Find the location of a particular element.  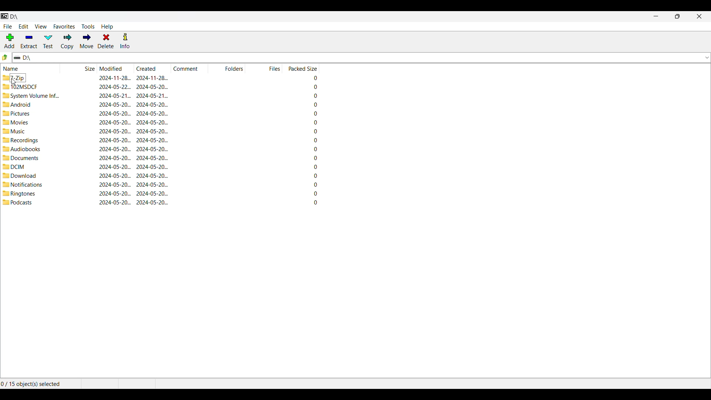

Help menu is located at coordinates (107, 27).